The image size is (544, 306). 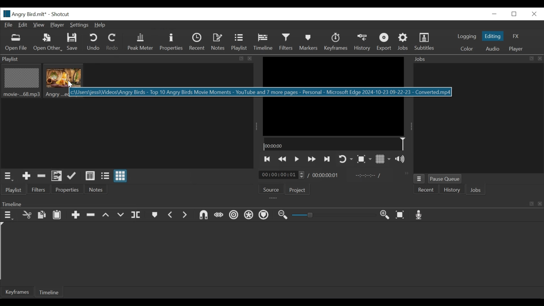 What do you see at coordinates (73, 176) in the screenshot?
I see `Update` at bounding box center [73, 176].